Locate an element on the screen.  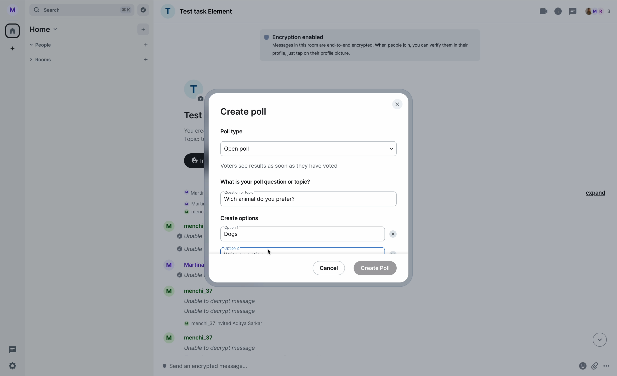
home is located at coordinates (13, 30).